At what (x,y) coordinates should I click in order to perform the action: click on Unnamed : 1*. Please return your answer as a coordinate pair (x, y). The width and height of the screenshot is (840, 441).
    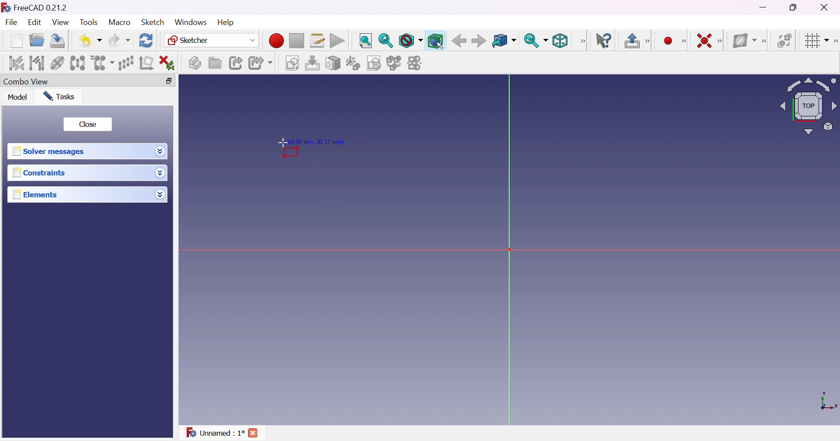
    Looking at the image, I should click on (214, 433).